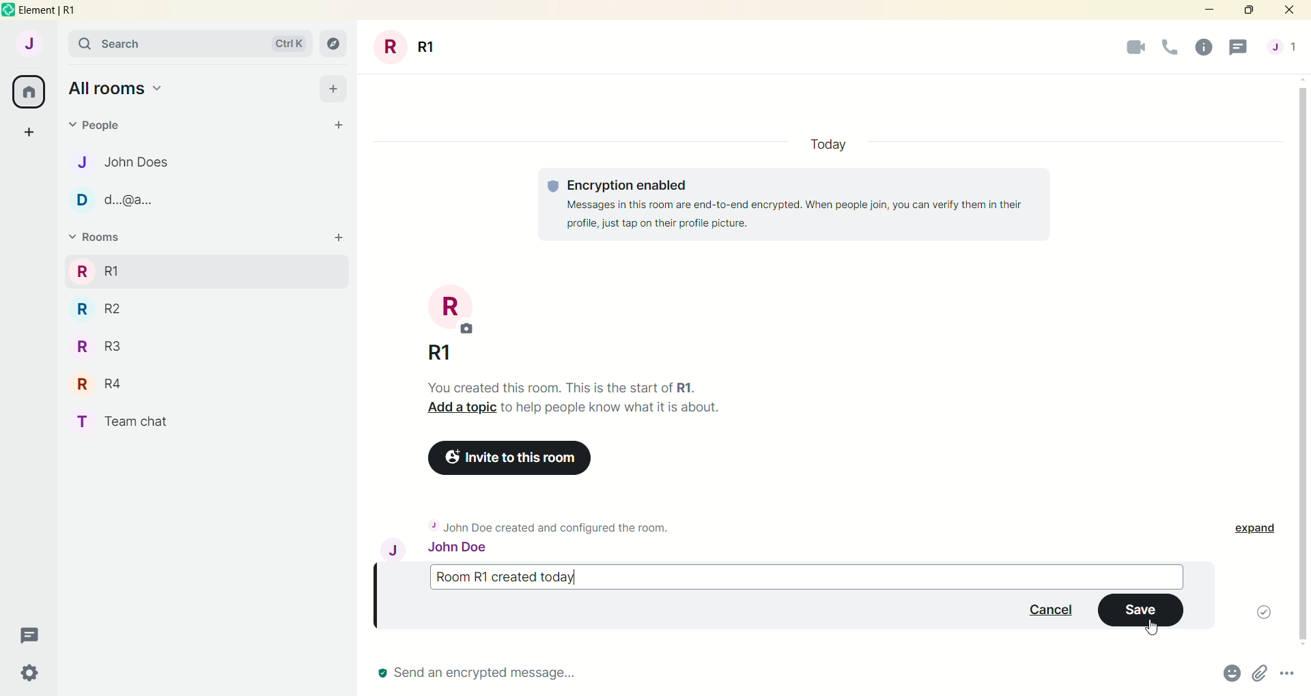 This screenshot has width=1311, height=696. I want to click on expand, so click(1251, 527).